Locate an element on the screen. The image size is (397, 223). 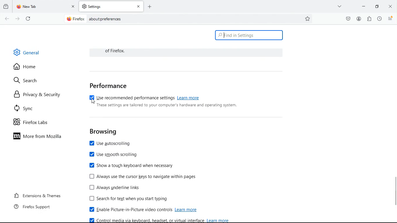
search for text when you start typing is located at coordinates (132, 199).